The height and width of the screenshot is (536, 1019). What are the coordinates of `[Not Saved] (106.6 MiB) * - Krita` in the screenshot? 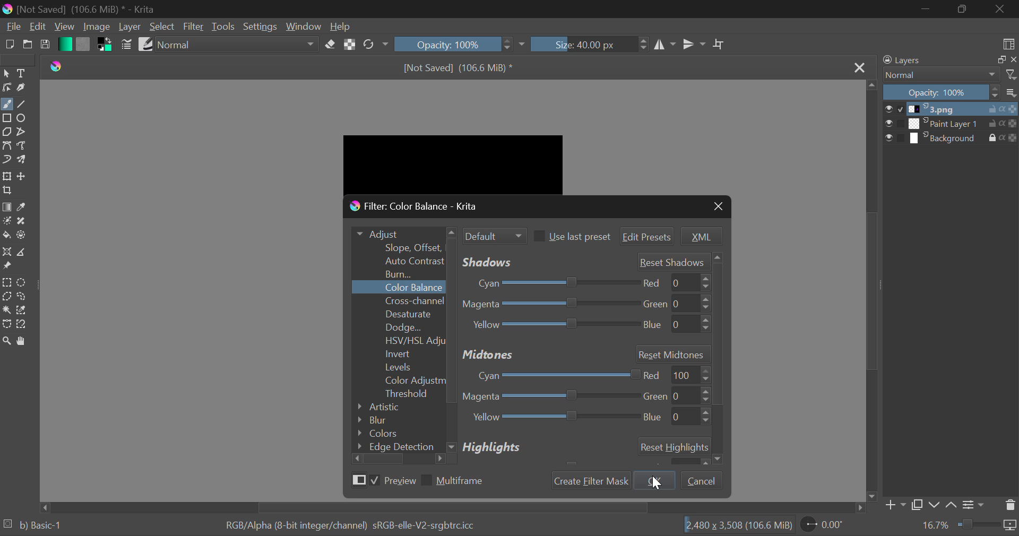 It's located at (91, 7).